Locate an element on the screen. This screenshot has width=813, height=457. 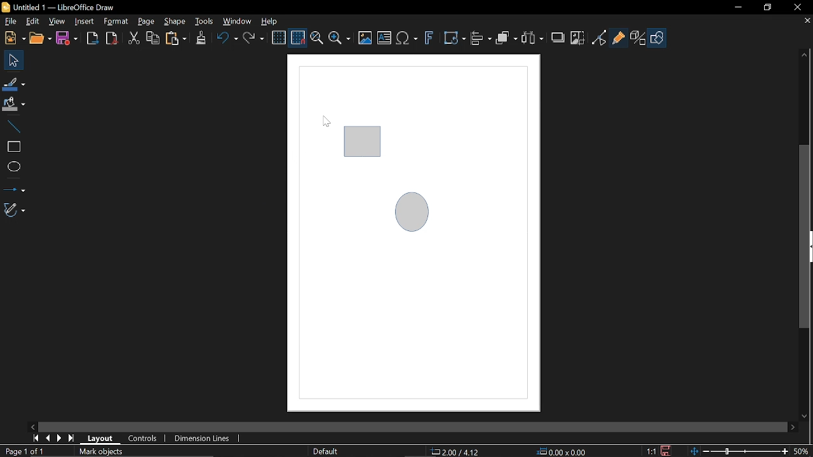
Move right is located at coordinates (794, 428).